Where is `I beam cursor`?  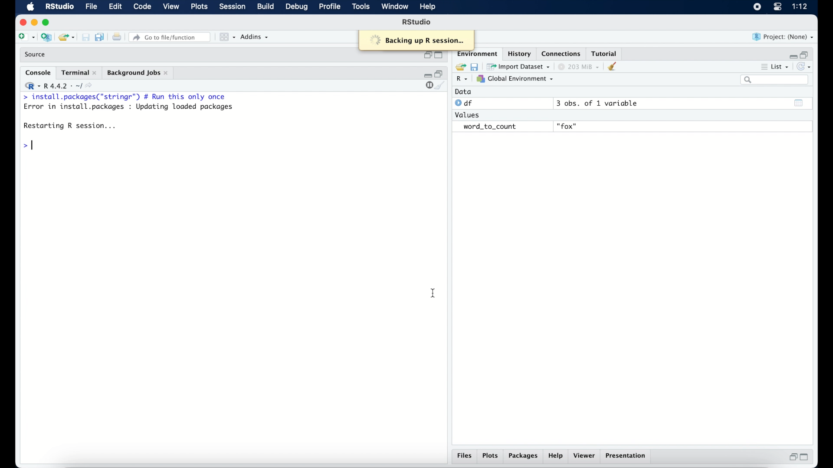
I beam cursor is located at coordinates (435, 294).